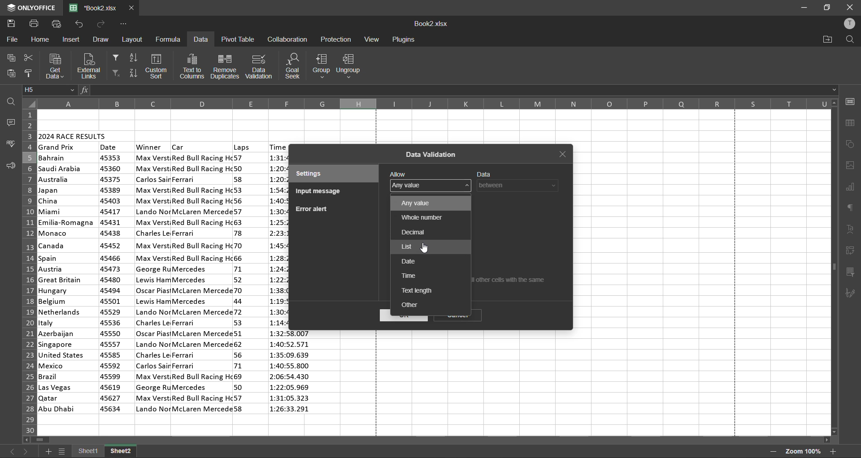  Describe the element at coordinates (56, 24) in the screenshot. I see `quick print` at that location.